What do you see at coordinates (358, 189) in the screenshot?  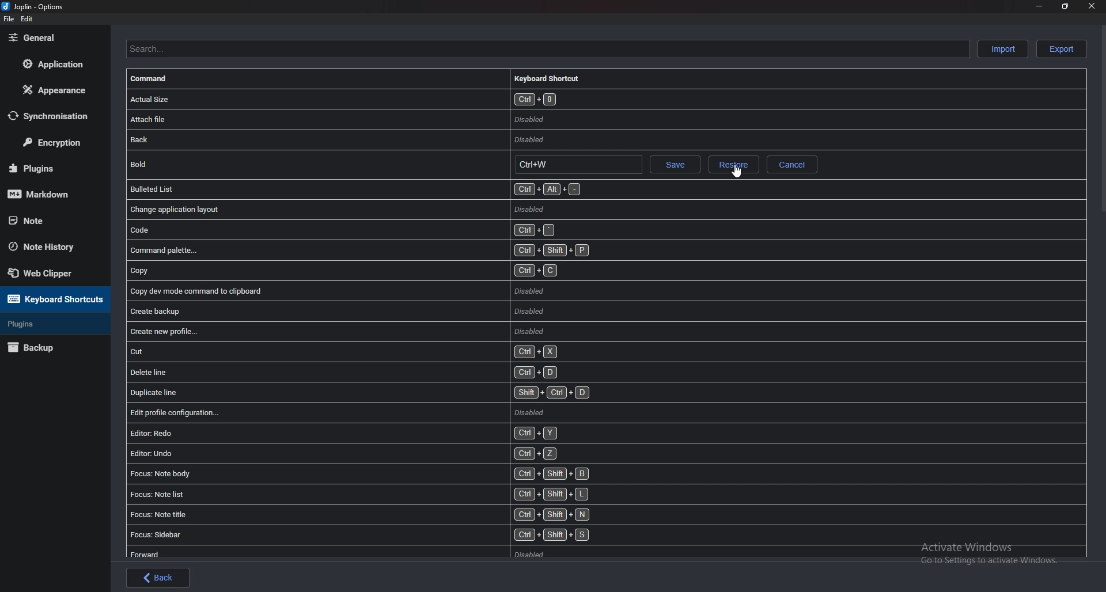 I see `Bullet list` at bounding box center [358, 189].